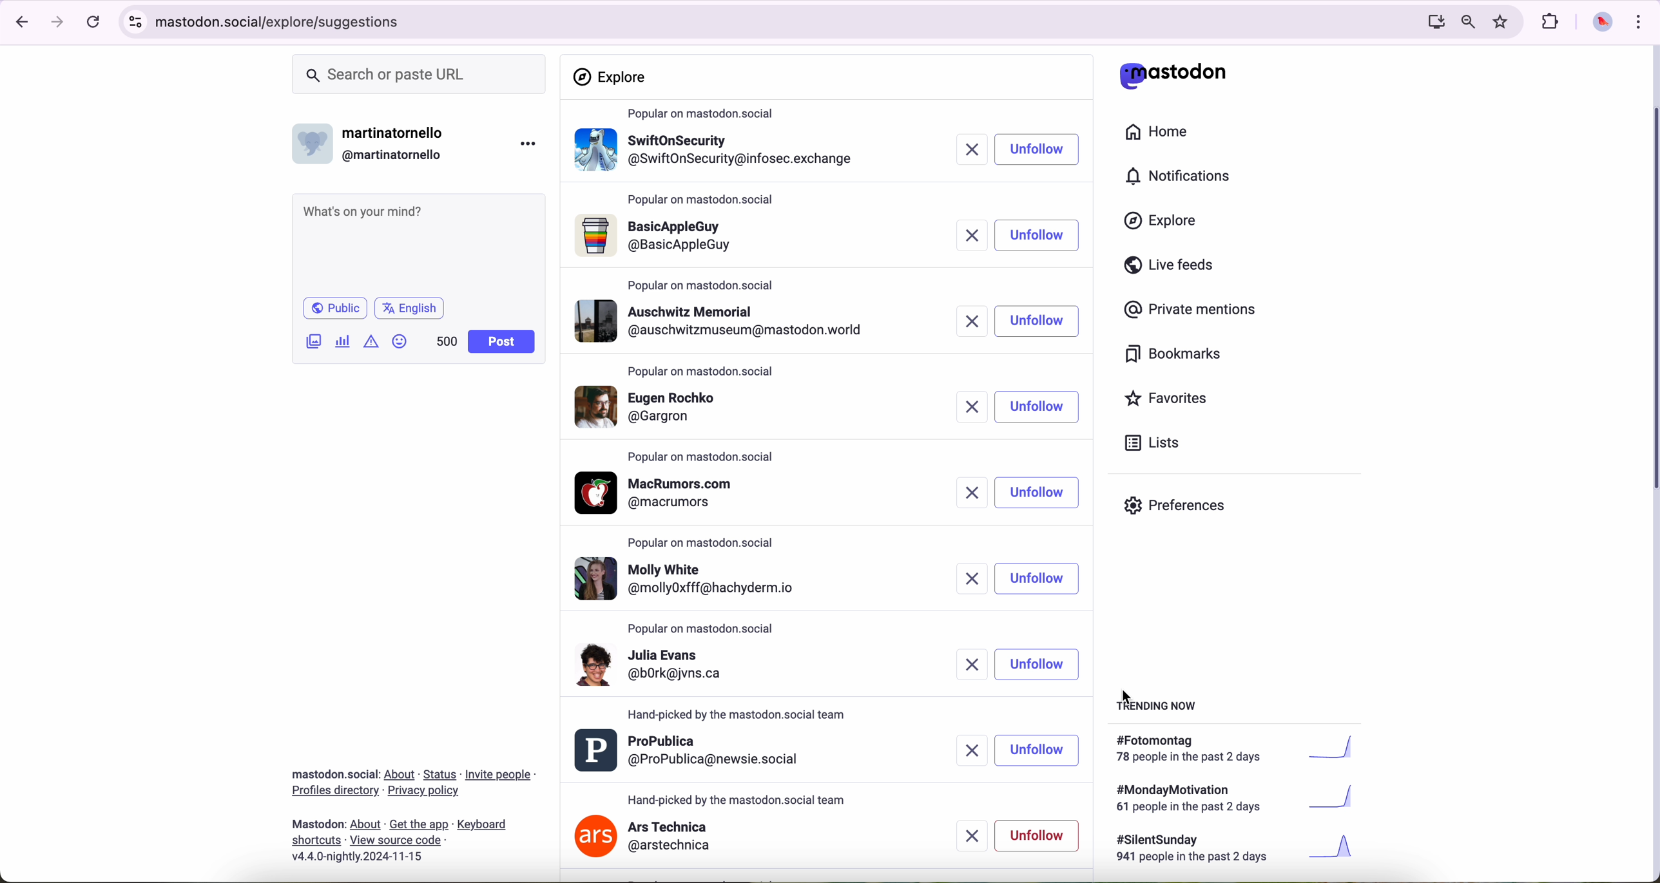 This screenshot has width=1660, height=883. What do you see at coordinates (1158, 705) in the screenshot?
I see `trending now` at bounding box center [1158, 705].